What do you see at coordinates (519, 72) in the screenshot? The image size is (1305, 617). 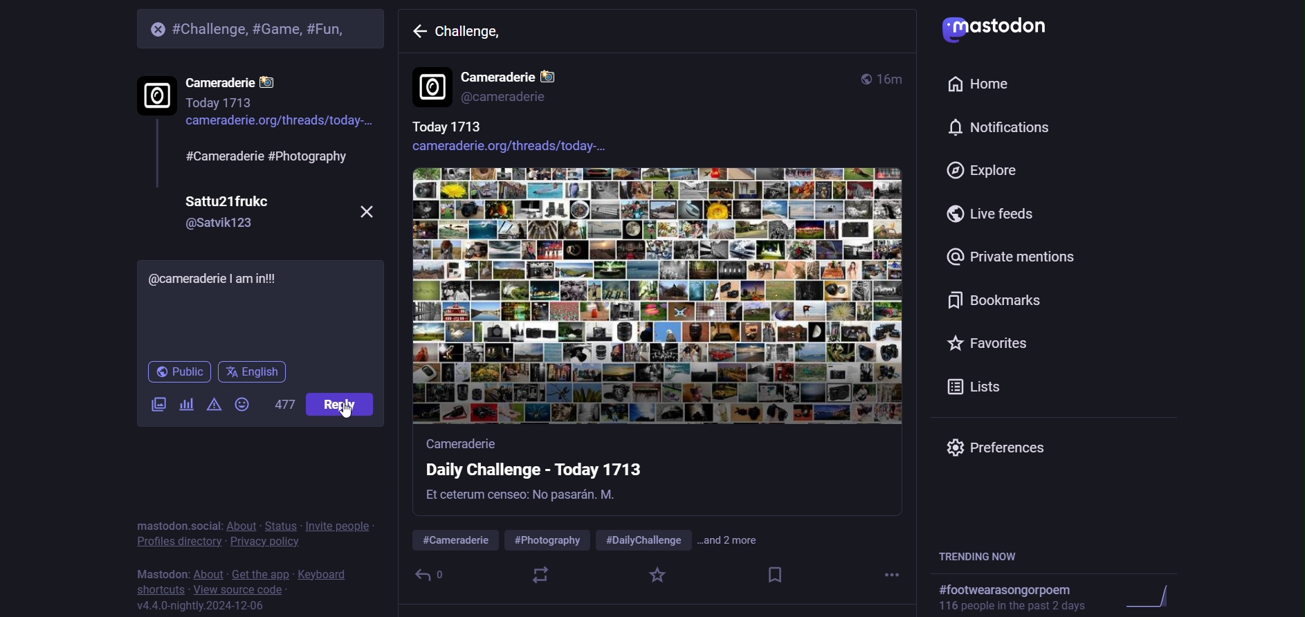 I see `Cameraderie` at bounding box center [519, 72].